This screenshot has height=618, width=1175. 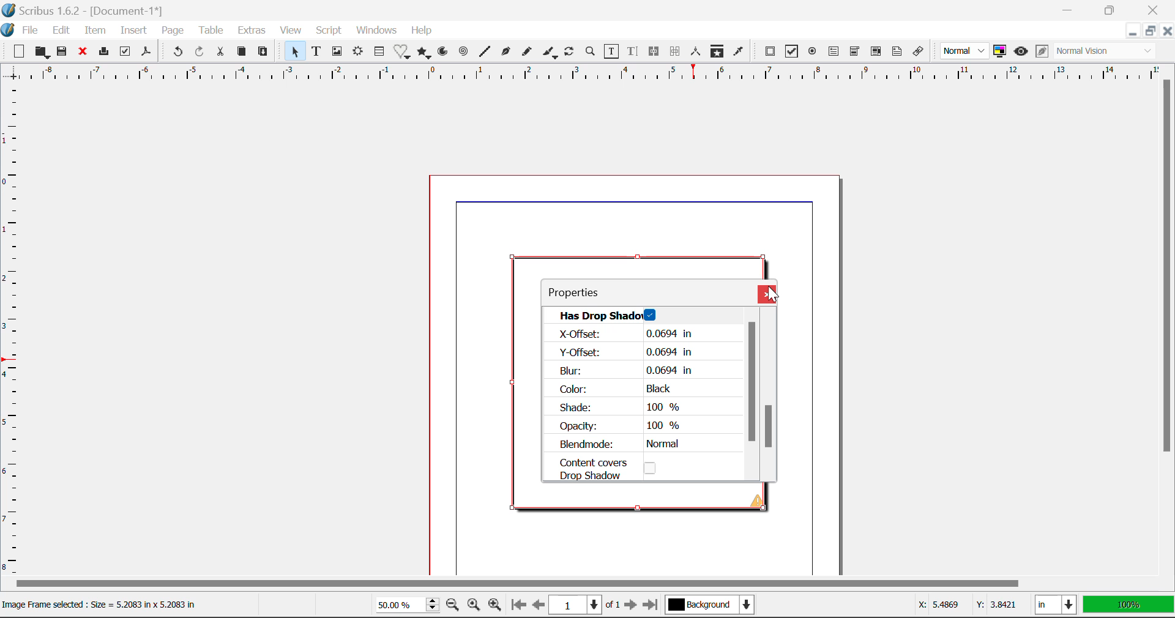 I want to click on Properties , so click(x=587, y=293).